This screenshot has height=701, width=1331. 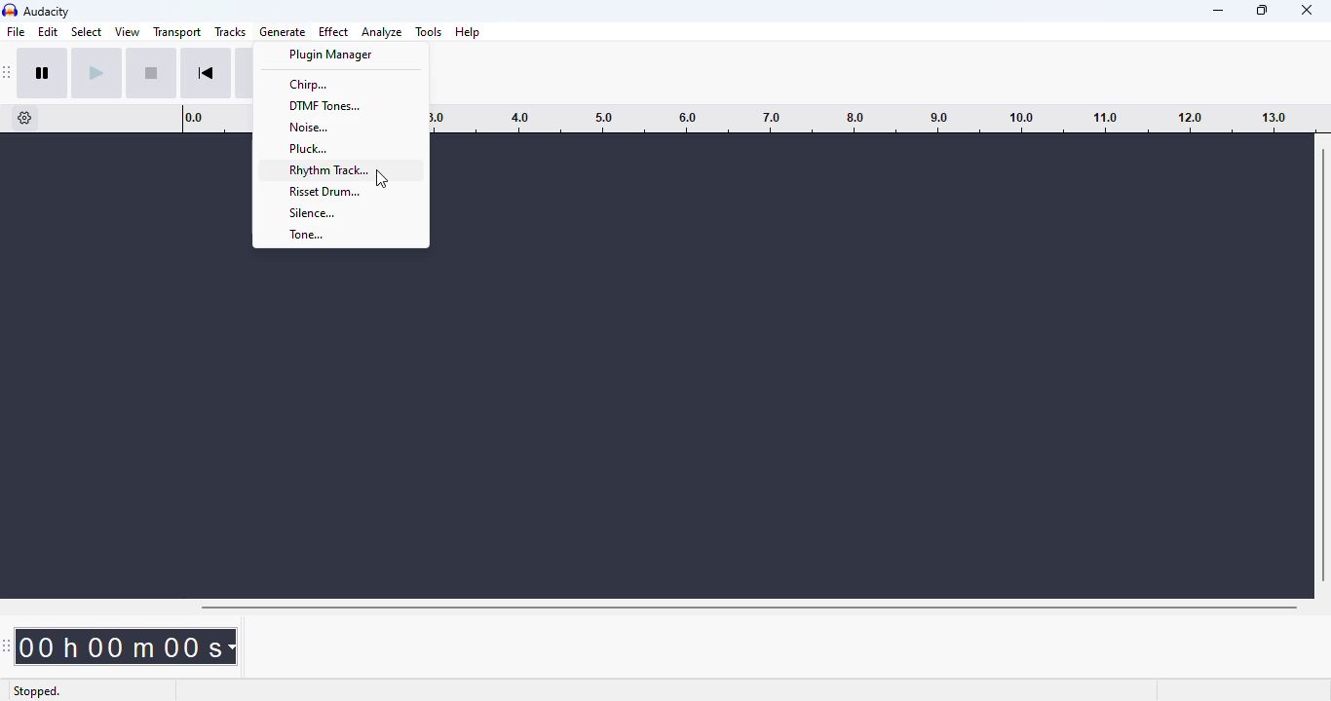 What do you see at coordinates (43, 73) in the screenshot?
I see `pause` at bounding box center [43, 73].